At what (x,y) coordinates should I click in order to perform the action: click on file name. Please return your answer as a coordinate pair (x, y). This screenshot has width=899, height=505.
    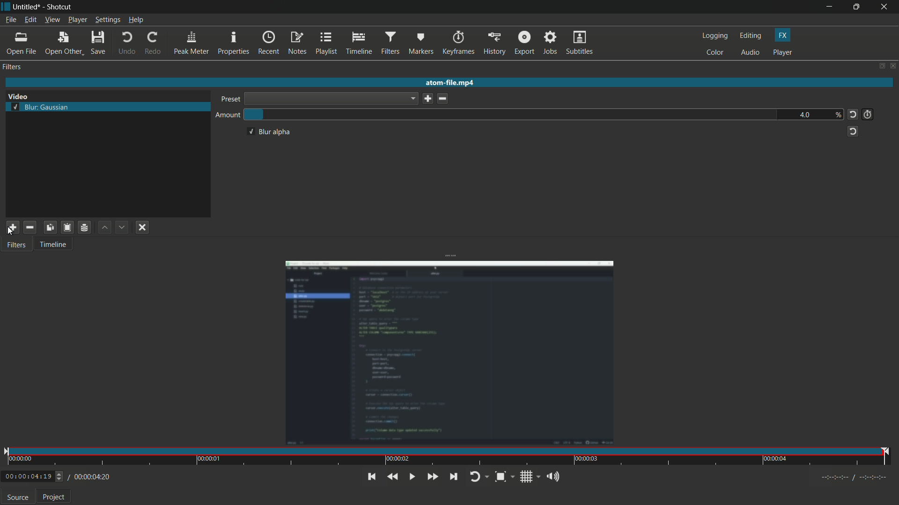
    Looking at the image, I should click on (25, 7).